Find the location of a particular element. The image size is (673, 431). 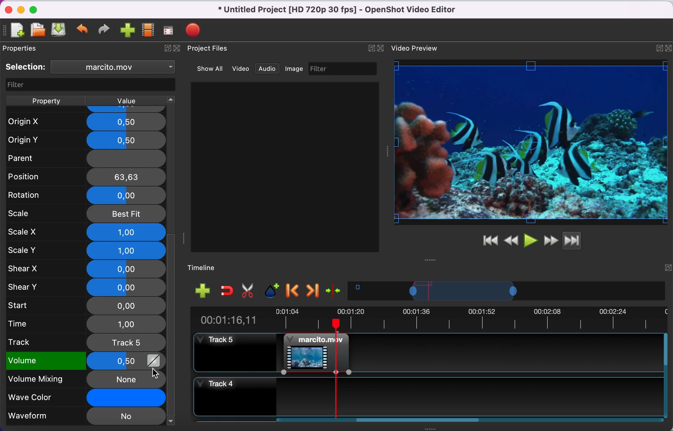

timeline is located at coordinates (508, 292).